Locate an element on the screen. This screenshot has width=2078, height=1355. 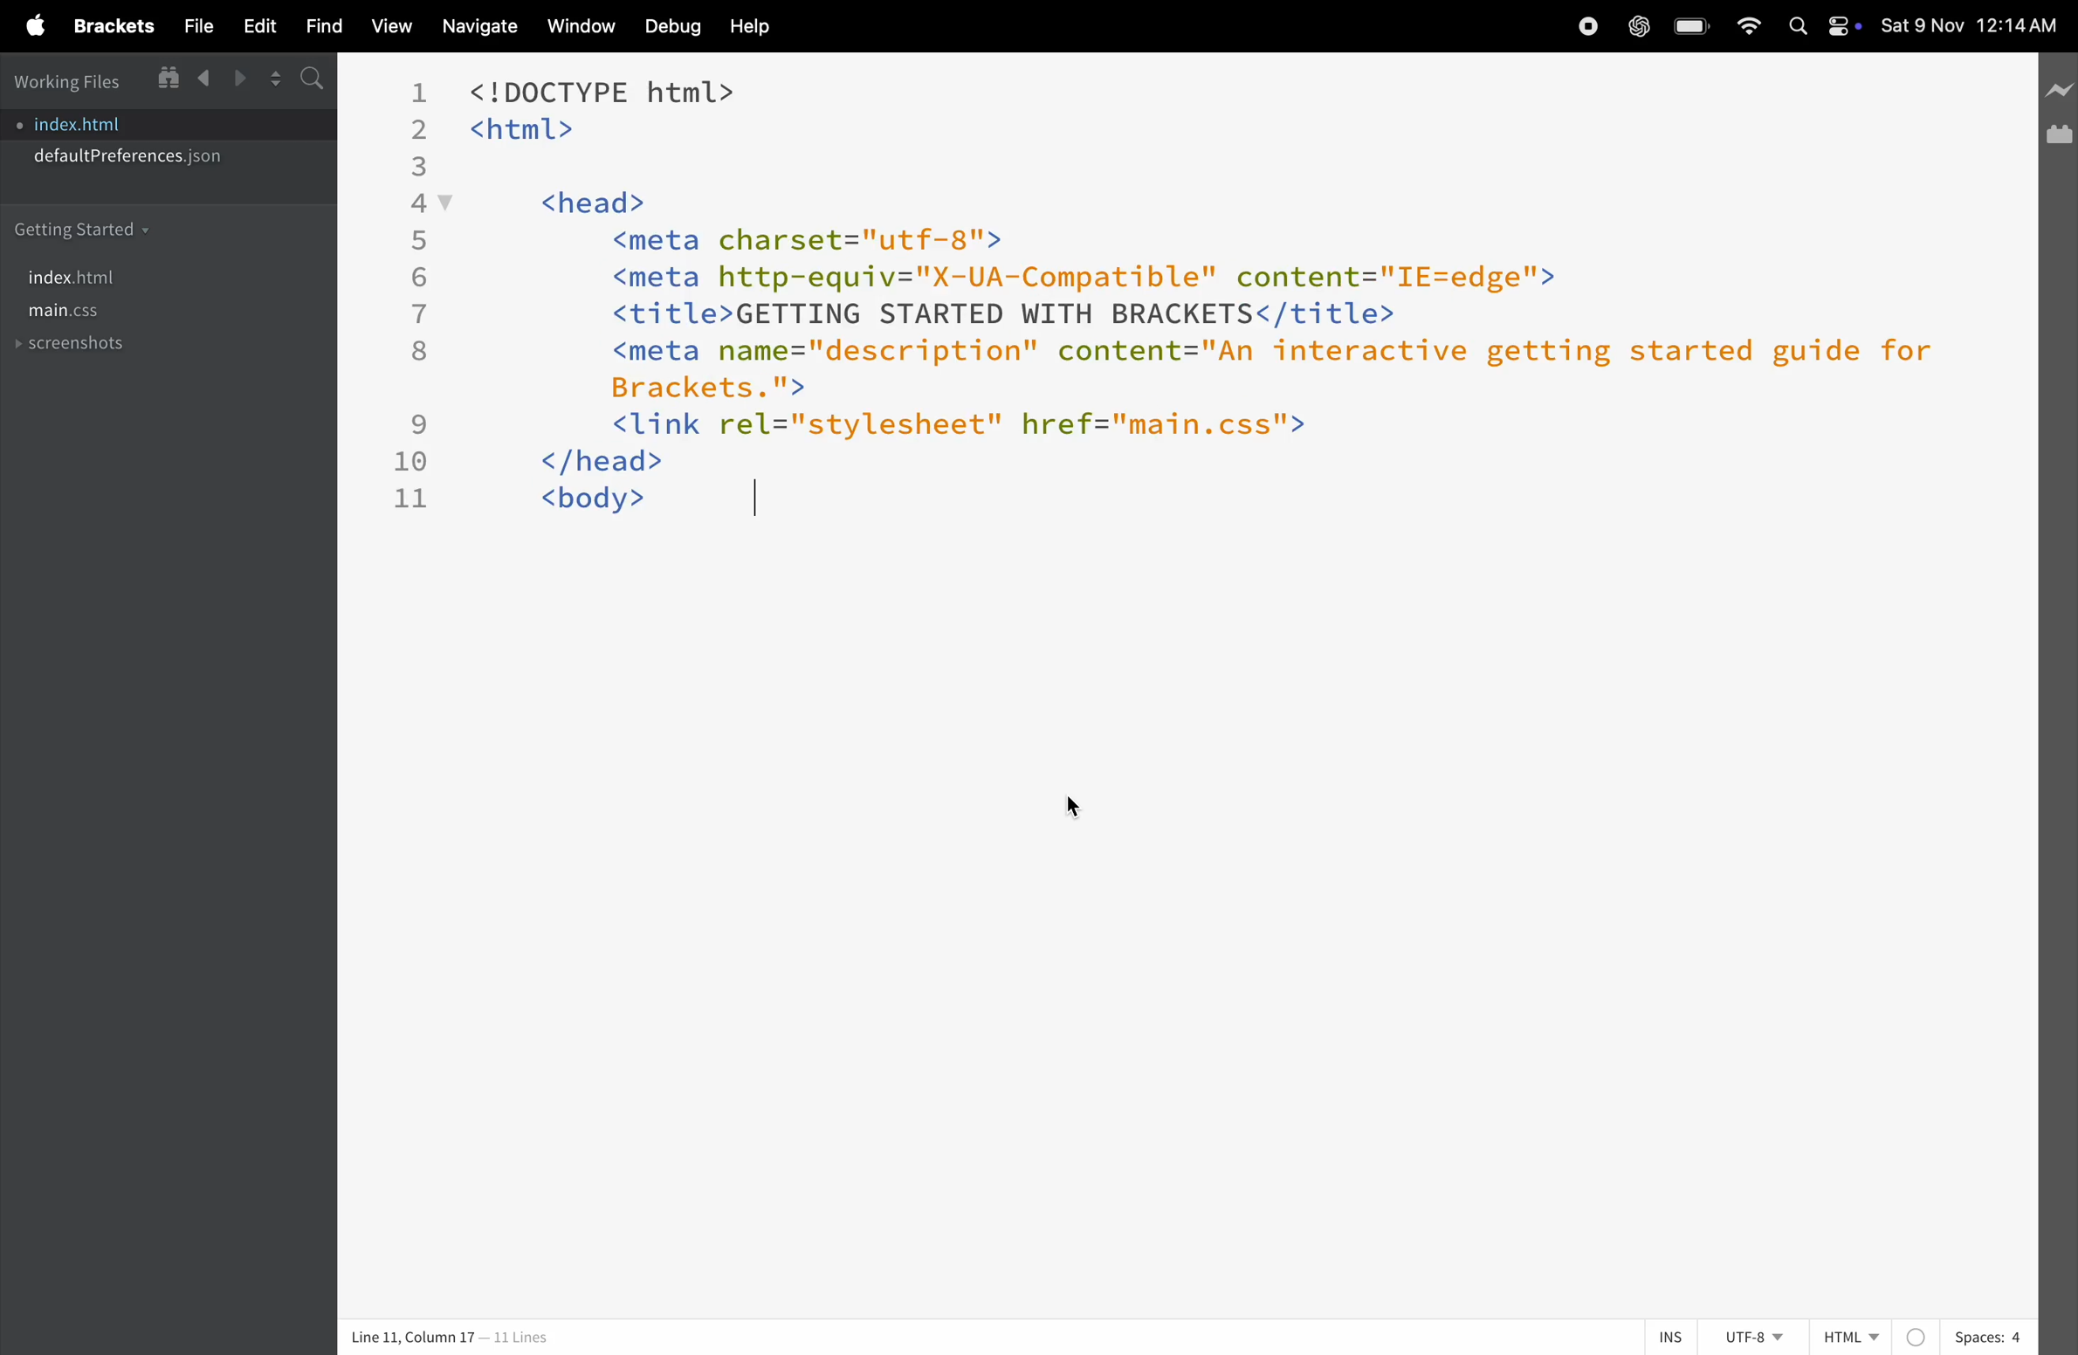
navigate is located at coordinates (481, 27).